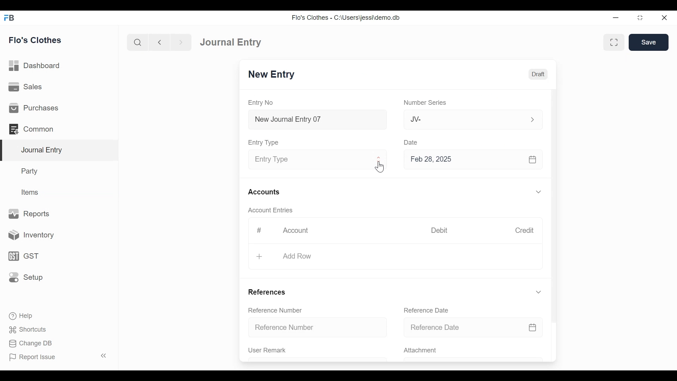  Describe the element at coordinates (138, 43) in the screenshot. I see `Search` at that location.